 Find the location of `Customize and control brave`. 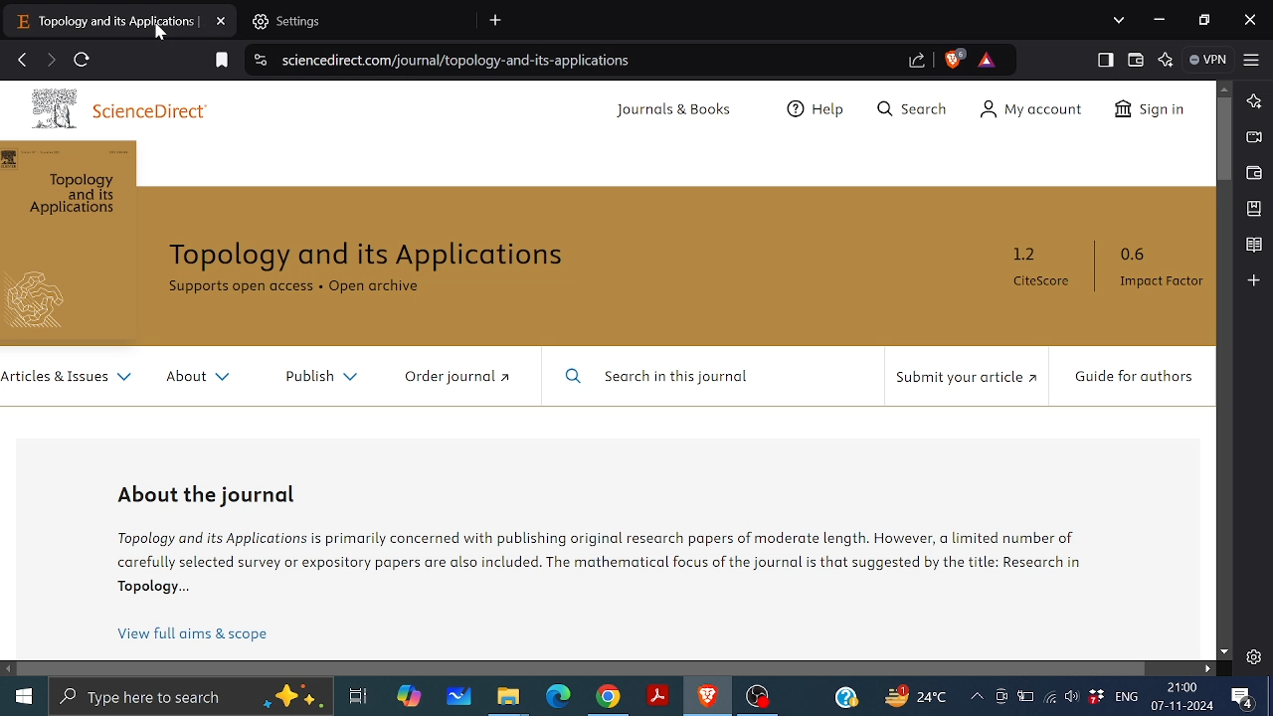

Customize and control brave is located at coordinates (1251, 58).